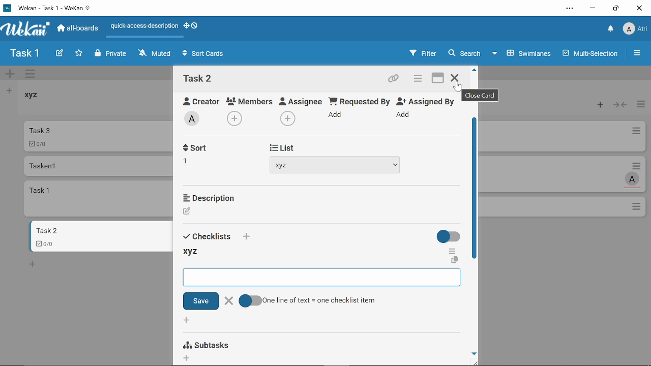  What do you see at coordinates (616, 8) in the screenshot?
I see `Restore down` at bounding box center [616, 8].